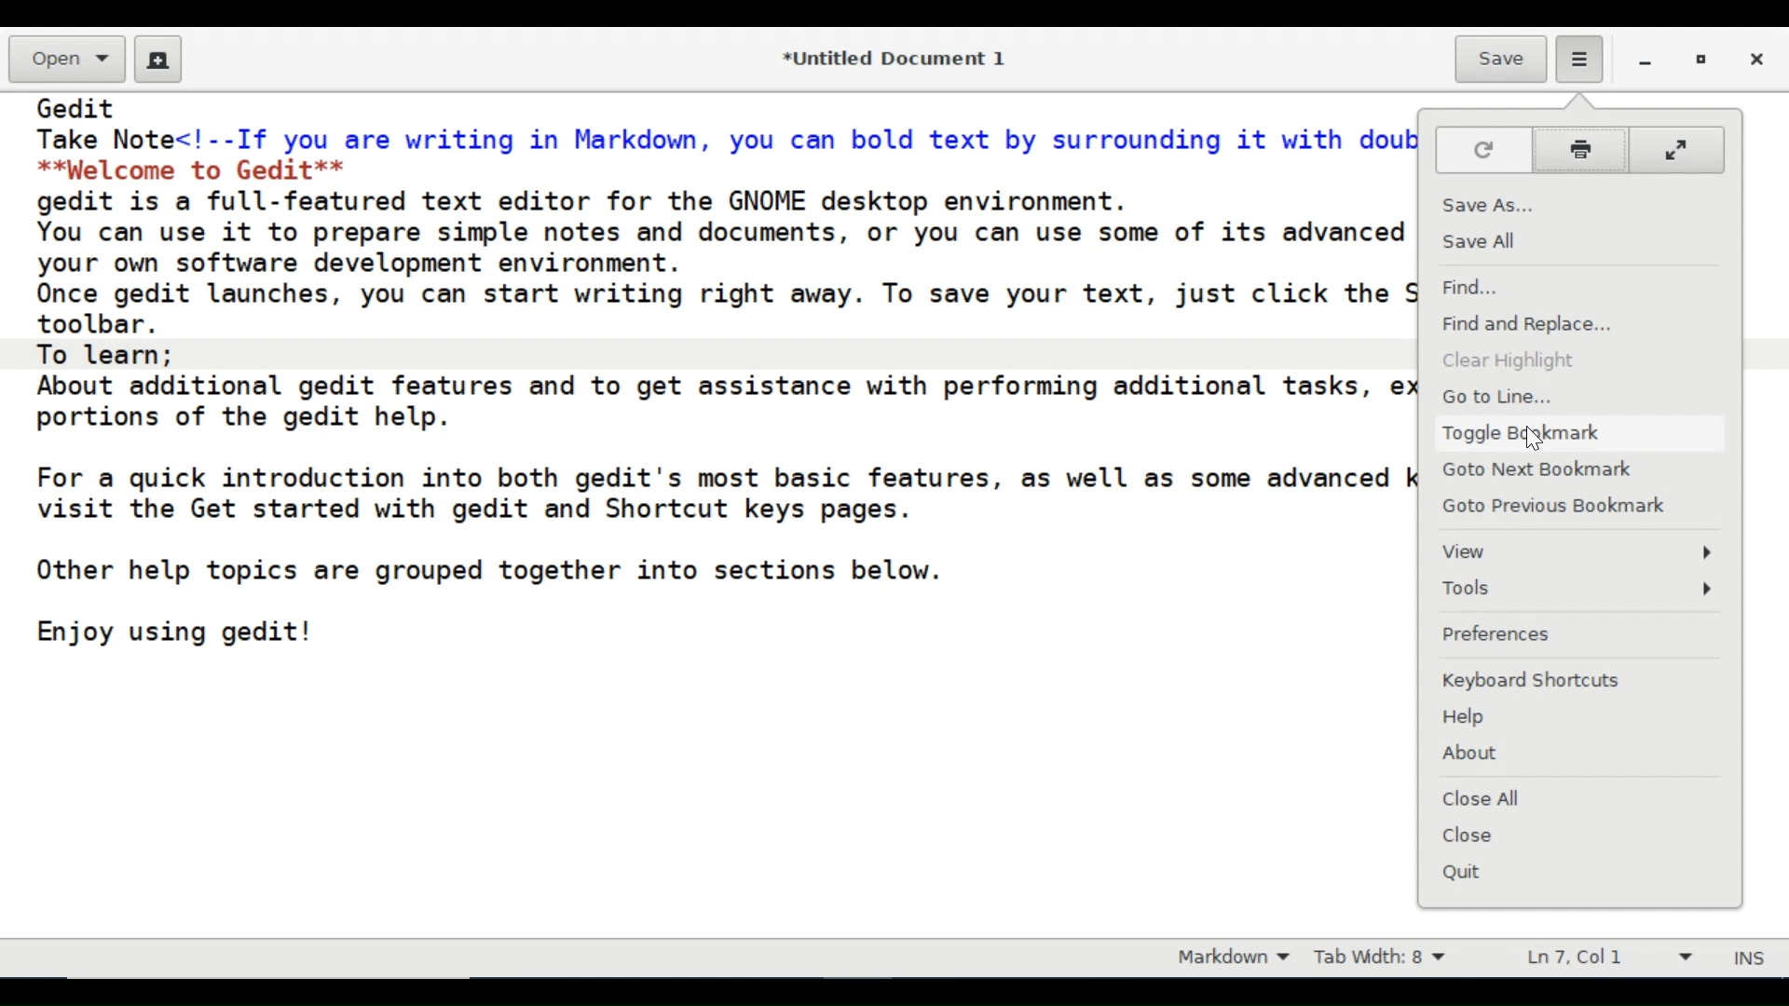 This screenshot has width=1789, height=1006. What do you see at coordinates (1486, 206) in the screenshot?
I see `Save As` at bounding box center [1486, 206].